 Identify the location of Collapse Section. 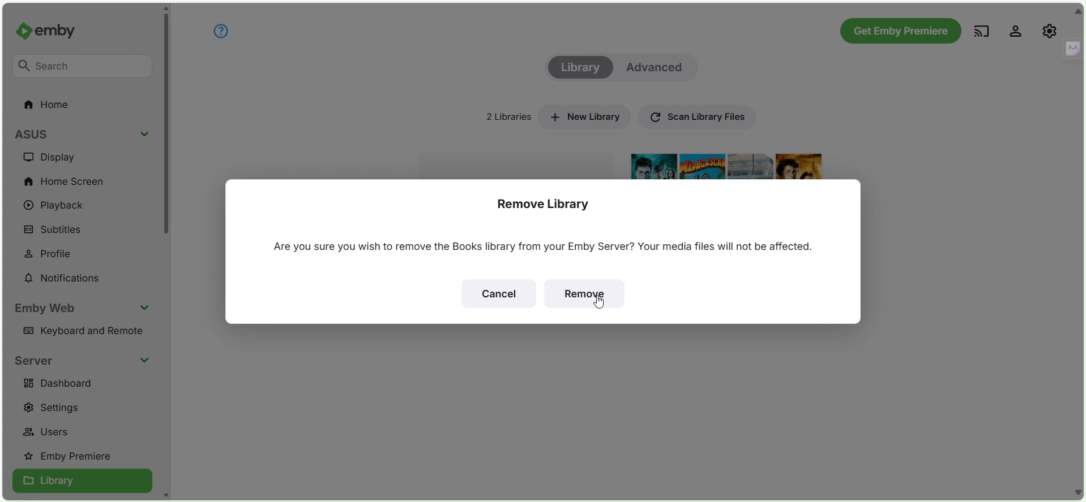
(144, 360).